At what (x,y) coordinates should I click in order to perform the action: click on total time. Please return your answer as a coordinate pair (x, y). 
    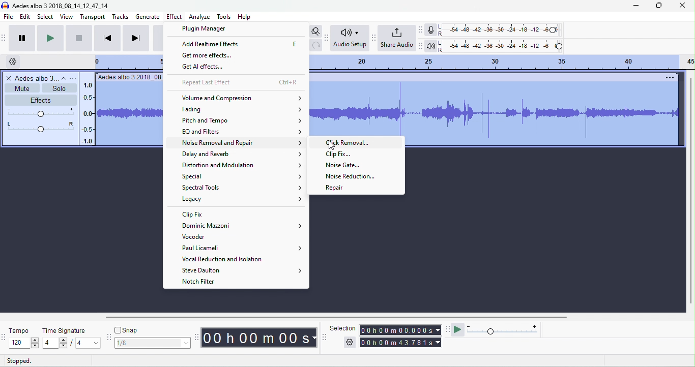
    Looking at the image, I should click on (399, 343).